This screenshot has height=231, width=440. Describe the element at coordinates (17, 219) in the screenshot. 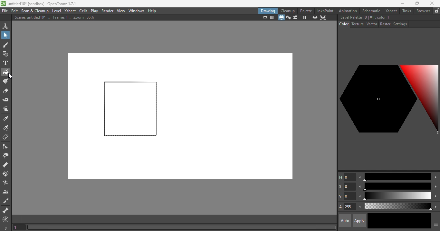

I see `GUI show/hide` at that location.